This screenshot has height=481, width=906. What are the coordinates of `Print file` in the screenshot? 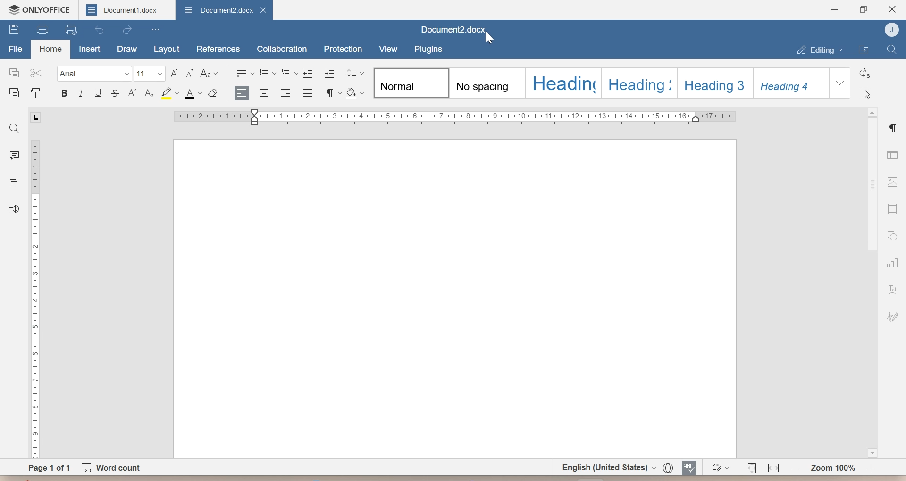 It's located at (42, 29).